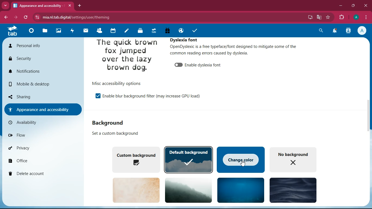 This screenshot has height=209, width=372. Describe the element at coordinates (120, 83) in the screenshot. I see `more accessibility options` at that location.